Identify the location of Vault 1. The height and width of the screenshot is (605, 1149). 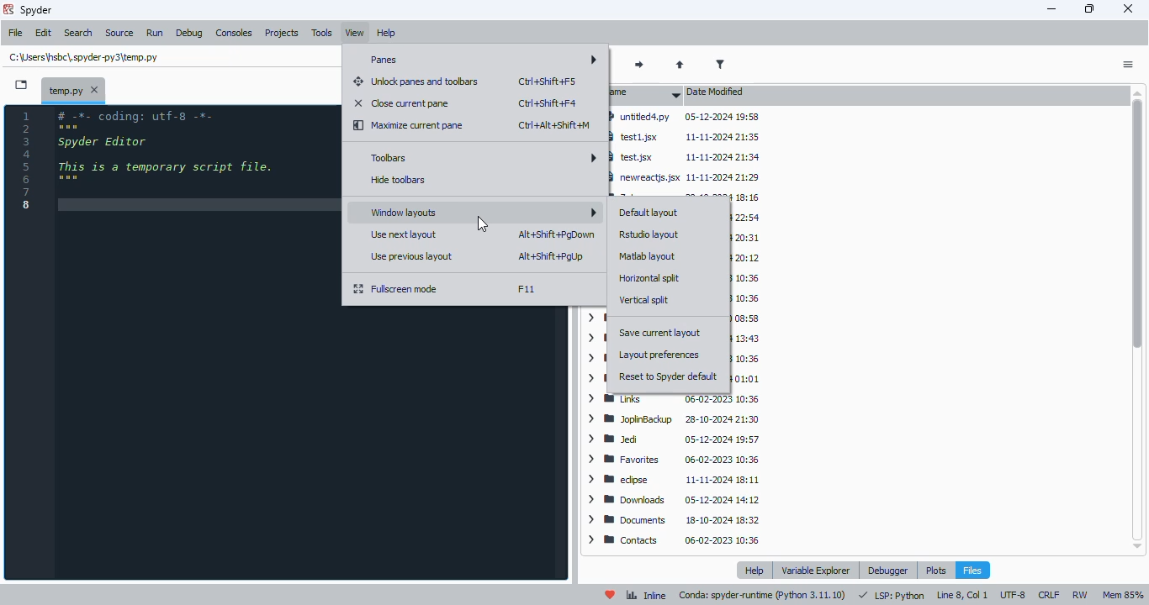
(744, 257).